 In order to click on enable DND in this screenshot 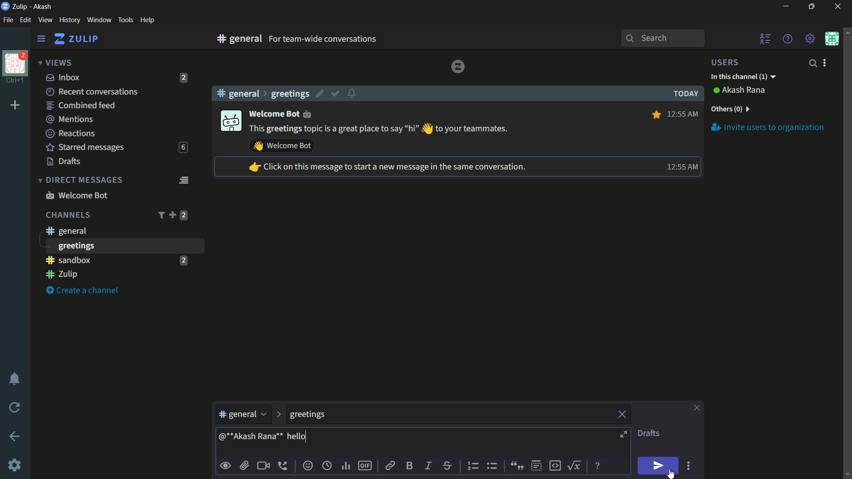, I will do `click(15, 379)`.